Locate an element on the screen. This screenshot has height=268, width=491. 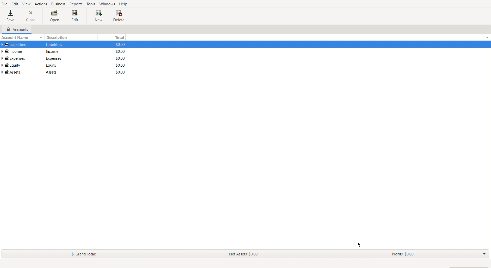
Open is located at coordinates (55, 17).